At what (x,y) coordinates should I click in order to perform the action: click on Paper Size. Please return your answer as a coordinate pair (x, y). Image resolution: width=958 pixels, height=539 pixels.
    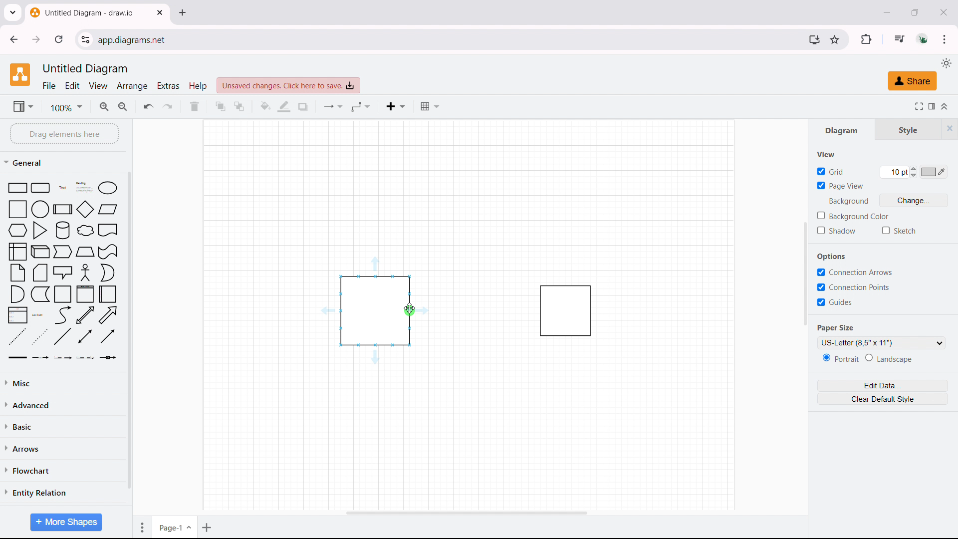
    Looking at the image, I should click on (841, 328).